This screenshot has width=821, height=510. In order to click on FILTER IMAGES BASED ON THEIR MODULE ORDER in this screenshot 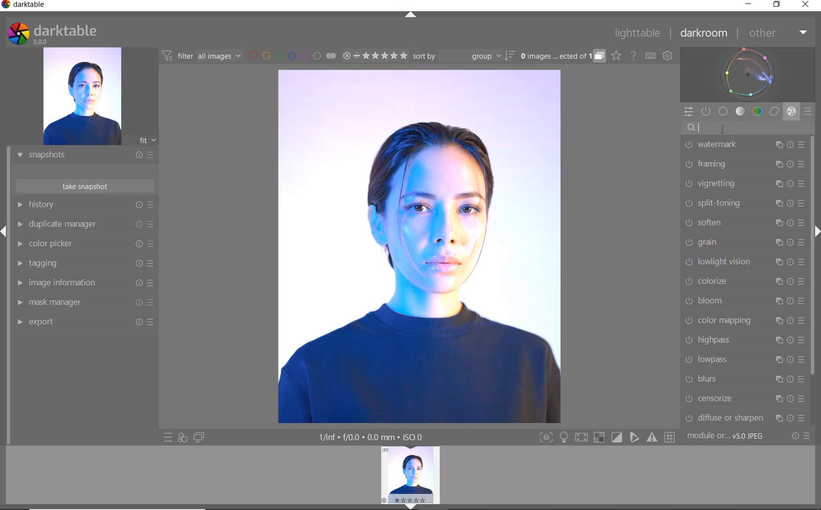, I will do `click(202, 58)`.